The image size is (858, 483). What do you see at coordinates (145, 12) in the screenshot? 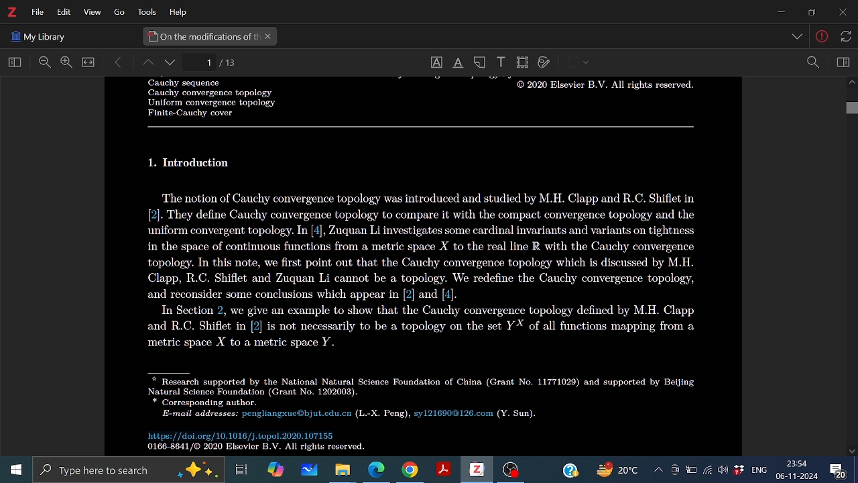
I see `Tools` at bounding box center [145, 12].